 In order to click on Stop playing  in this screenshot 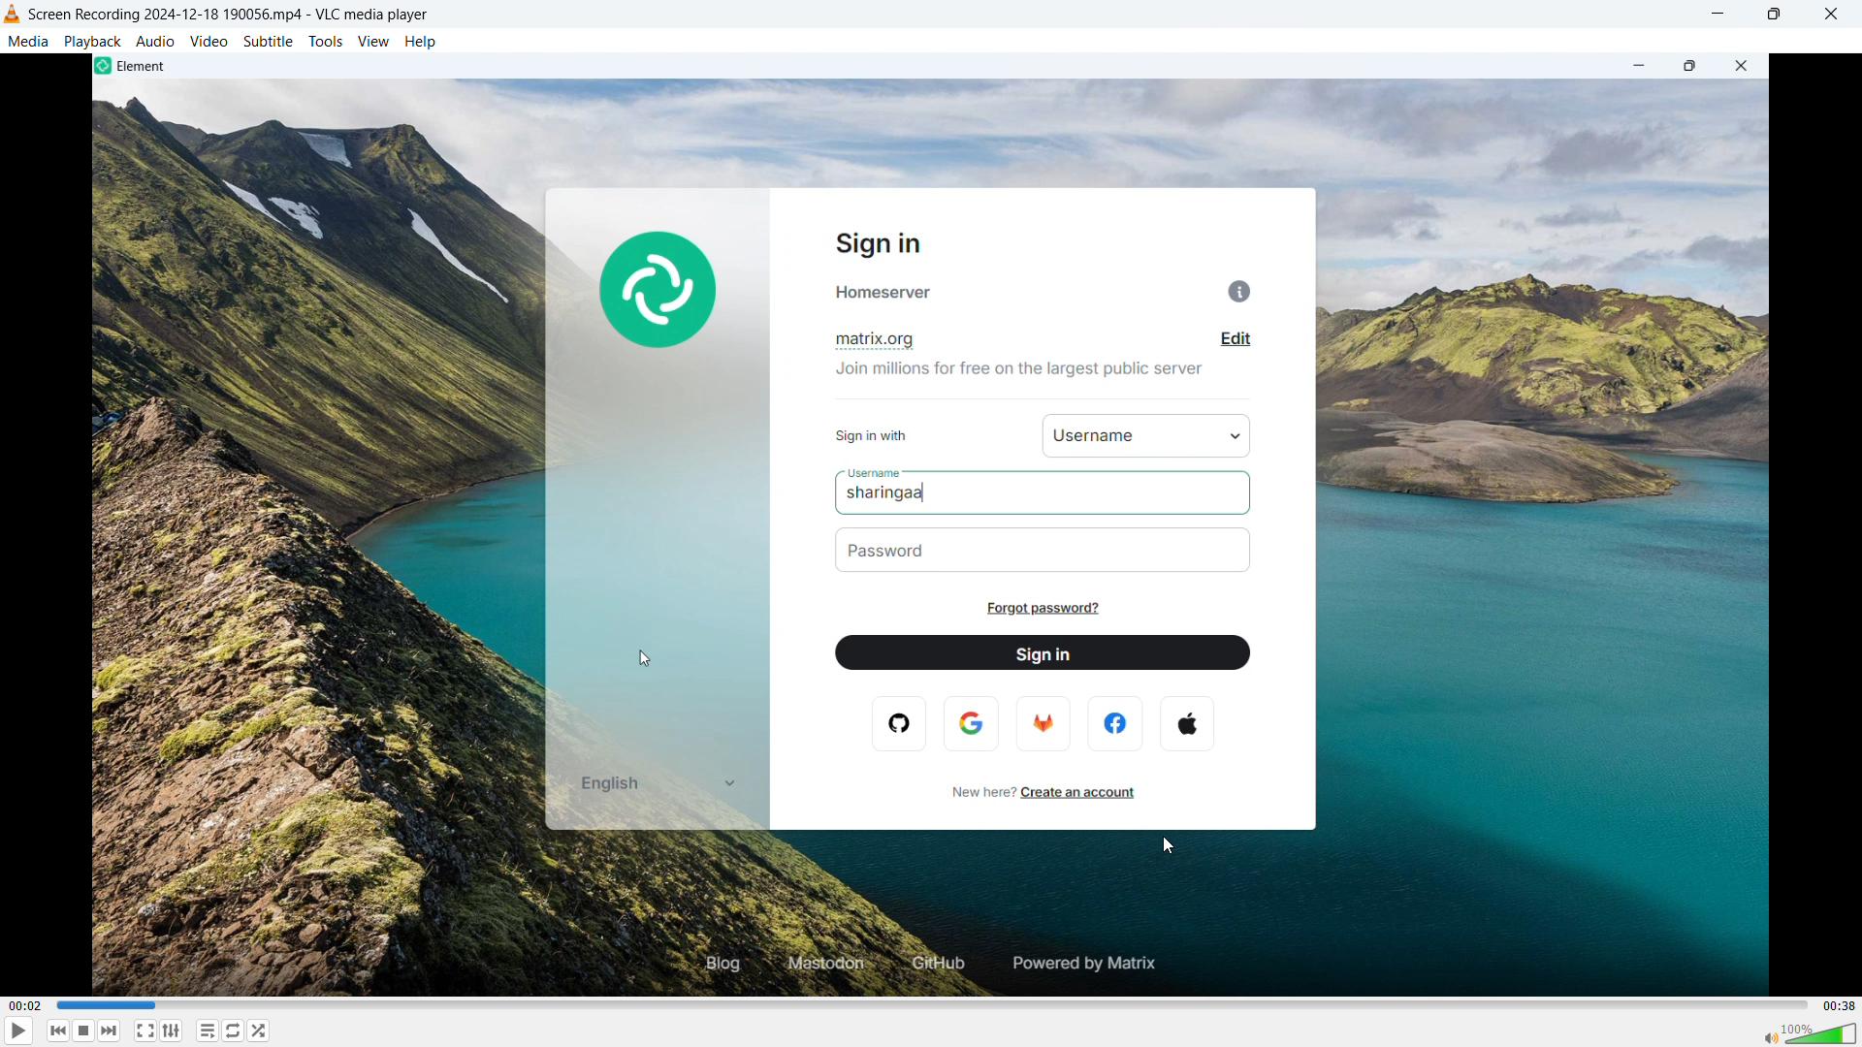, I will do `click(59, 1031)`.